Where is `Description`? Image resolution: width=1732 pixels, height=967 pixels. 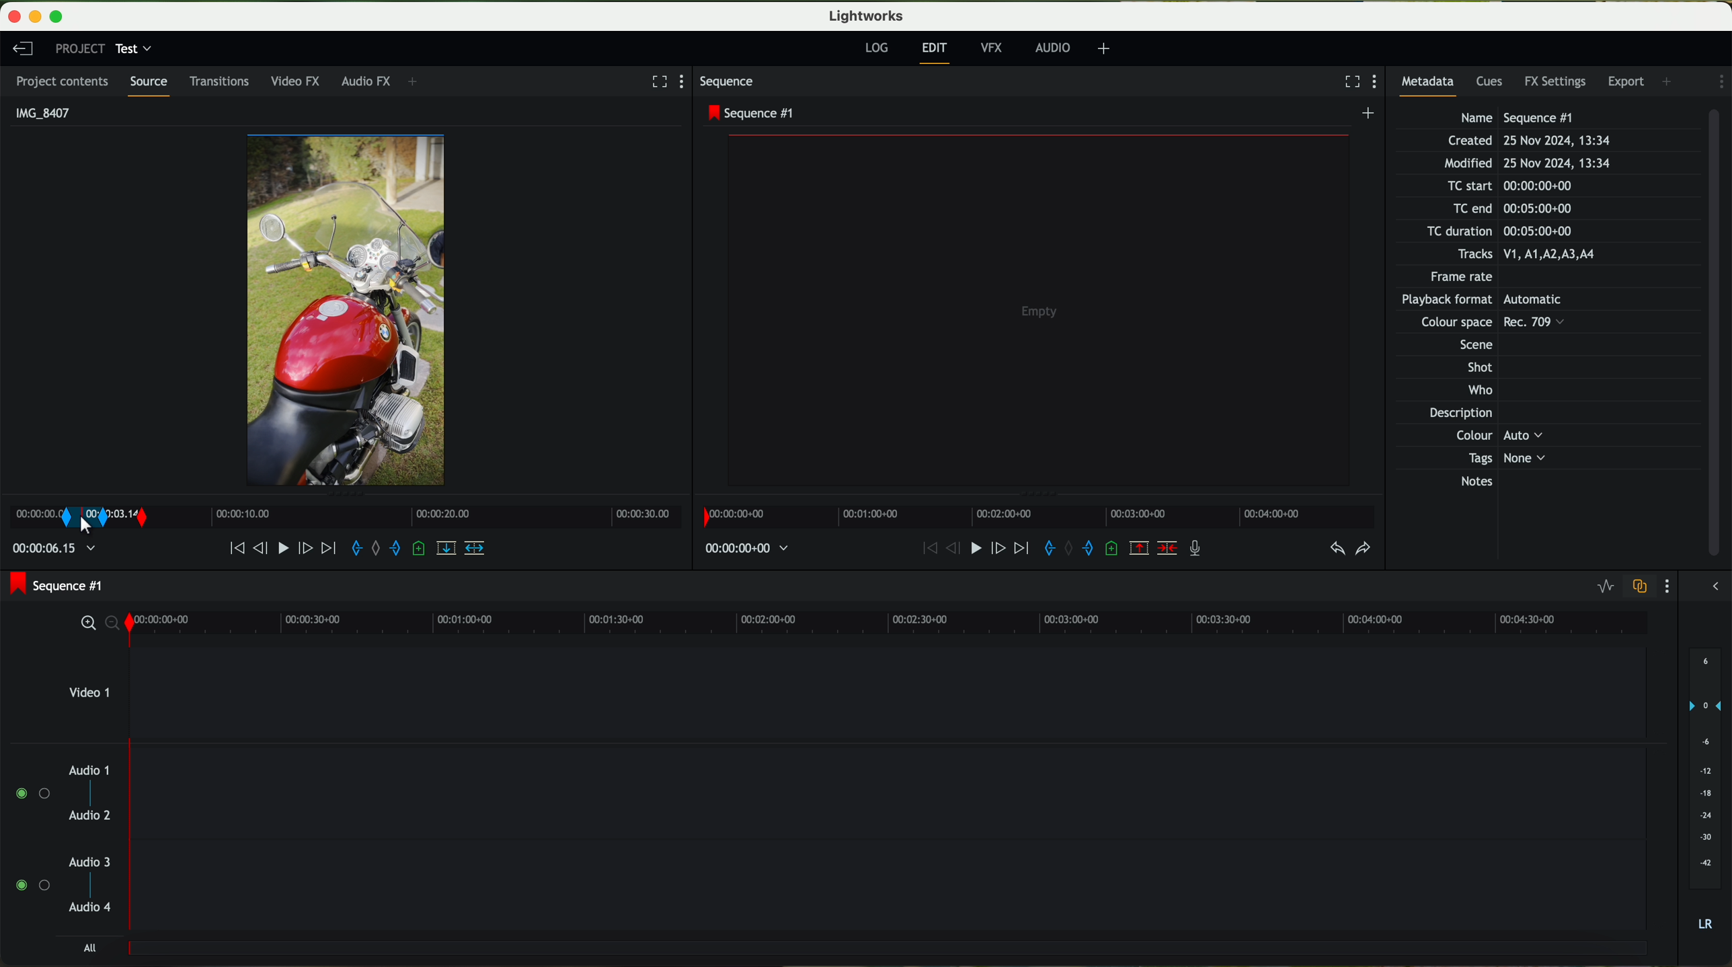
Description is located at coordinates (1476, 414).